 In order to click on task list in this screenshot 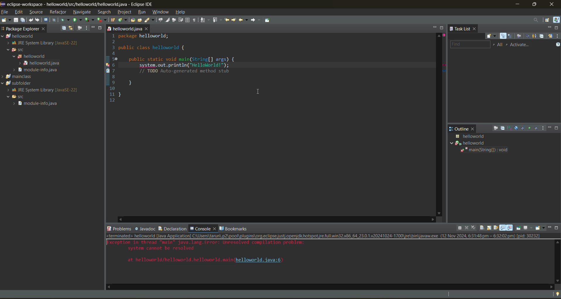, I will do `click(461, 29)`.